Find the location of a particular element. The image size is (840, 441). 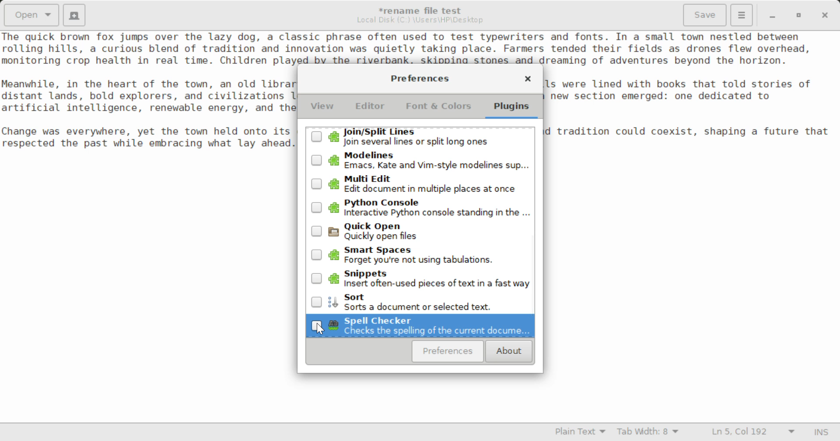

Selected Language is located at coordinates (581, 433).